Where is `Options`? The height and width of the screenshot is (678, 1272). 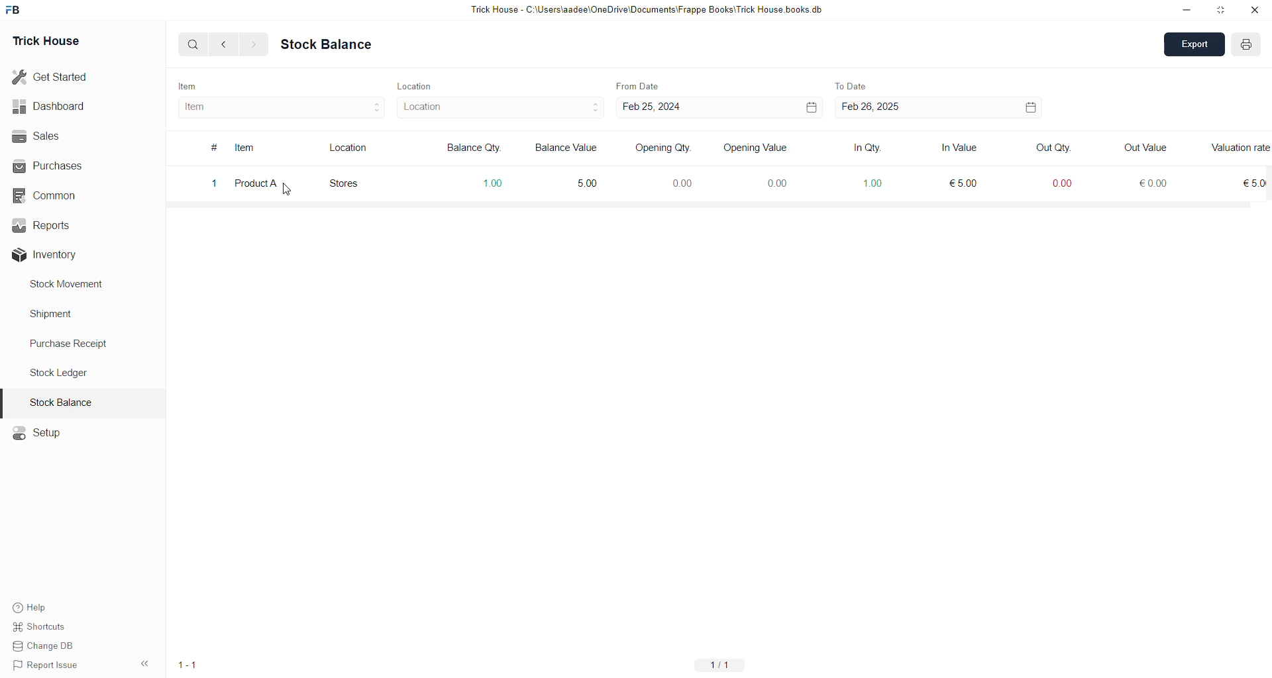
Options is located at coordinates (147, 663).